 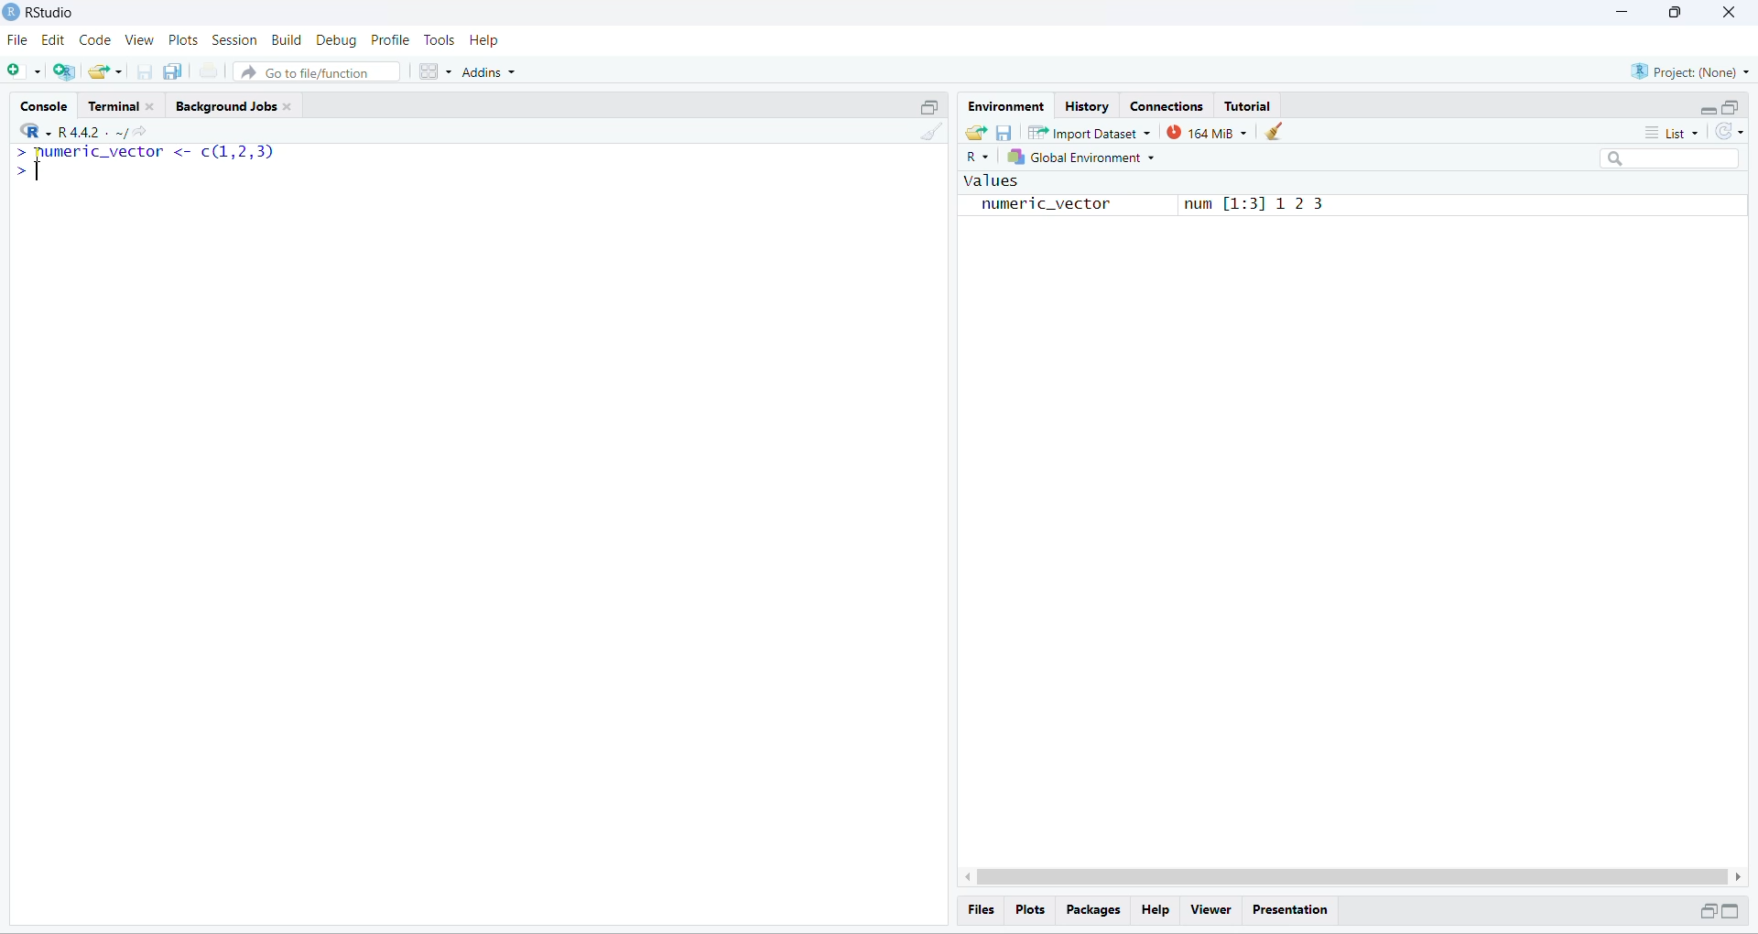 What do you see at coordinates (1353, 877) in the screenshot?
I see `scrollbar` at bounding box center [1353, 877].